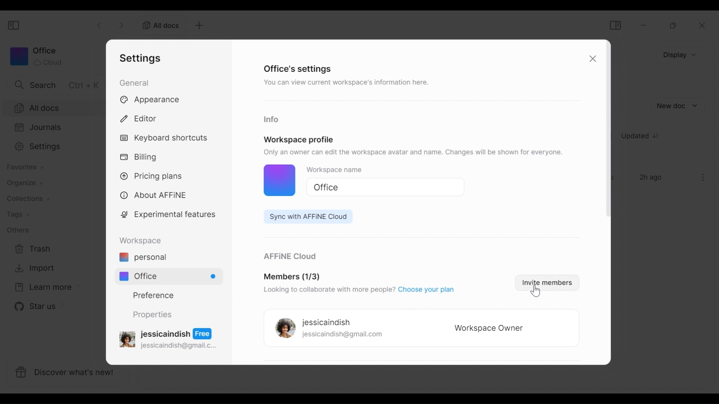 This screenshot has height=404, width=719. I want to click on Favorites, so click(24, 167).